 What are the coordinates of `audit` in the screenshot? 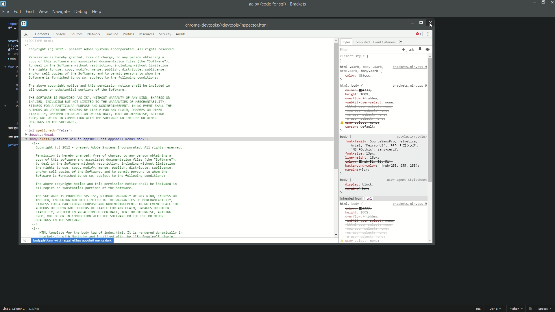 It's located at (181, 34).